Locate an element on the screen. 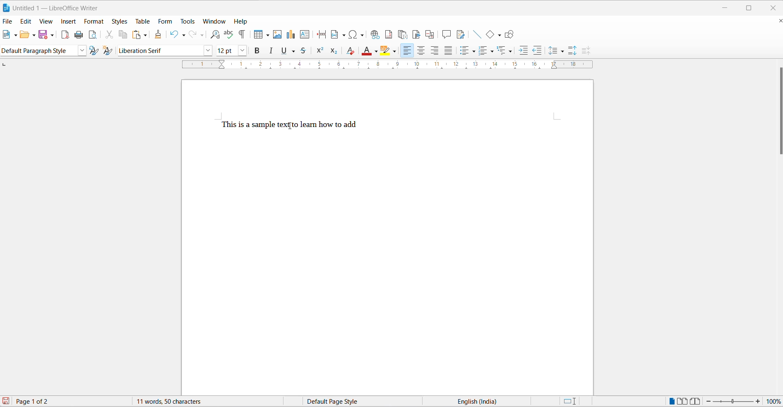 This screenshot has width=783, height=407. bold is located at coordinates (257, 51).